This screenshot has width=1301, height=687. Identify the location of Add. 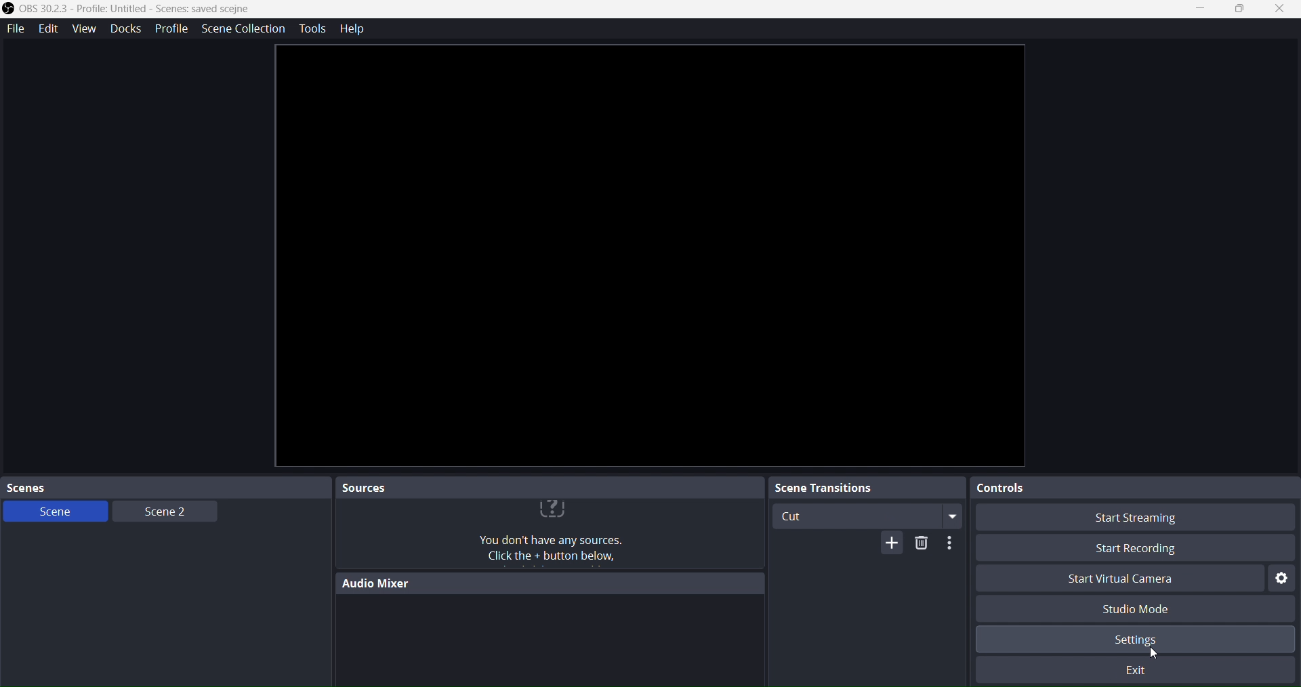
(892, 545).